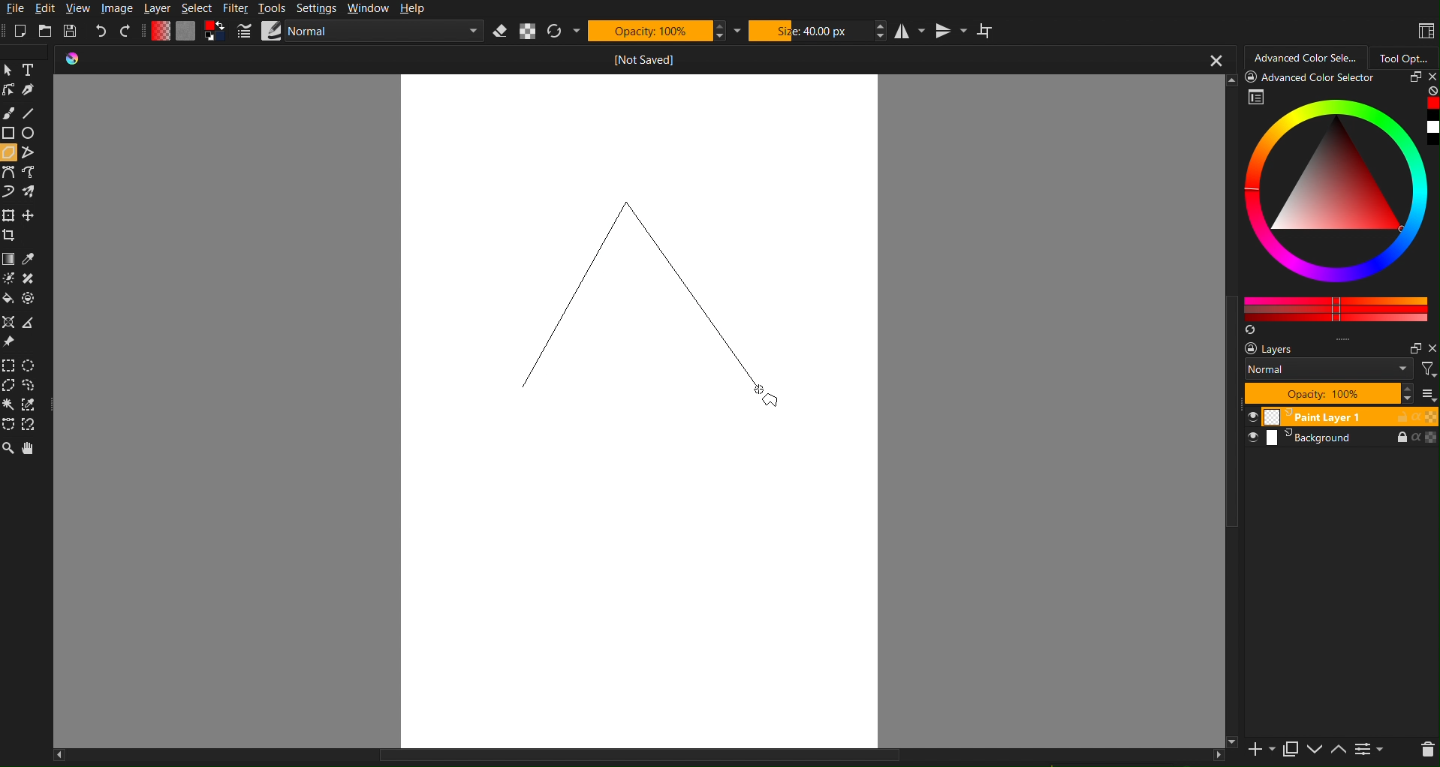 Image resolution: width=1440 pixels, height=767 pixels. What do you see at coordinates (33, 323) in the screenshot?
I see `measure the distance between two points` at bounding box center [33, 323].